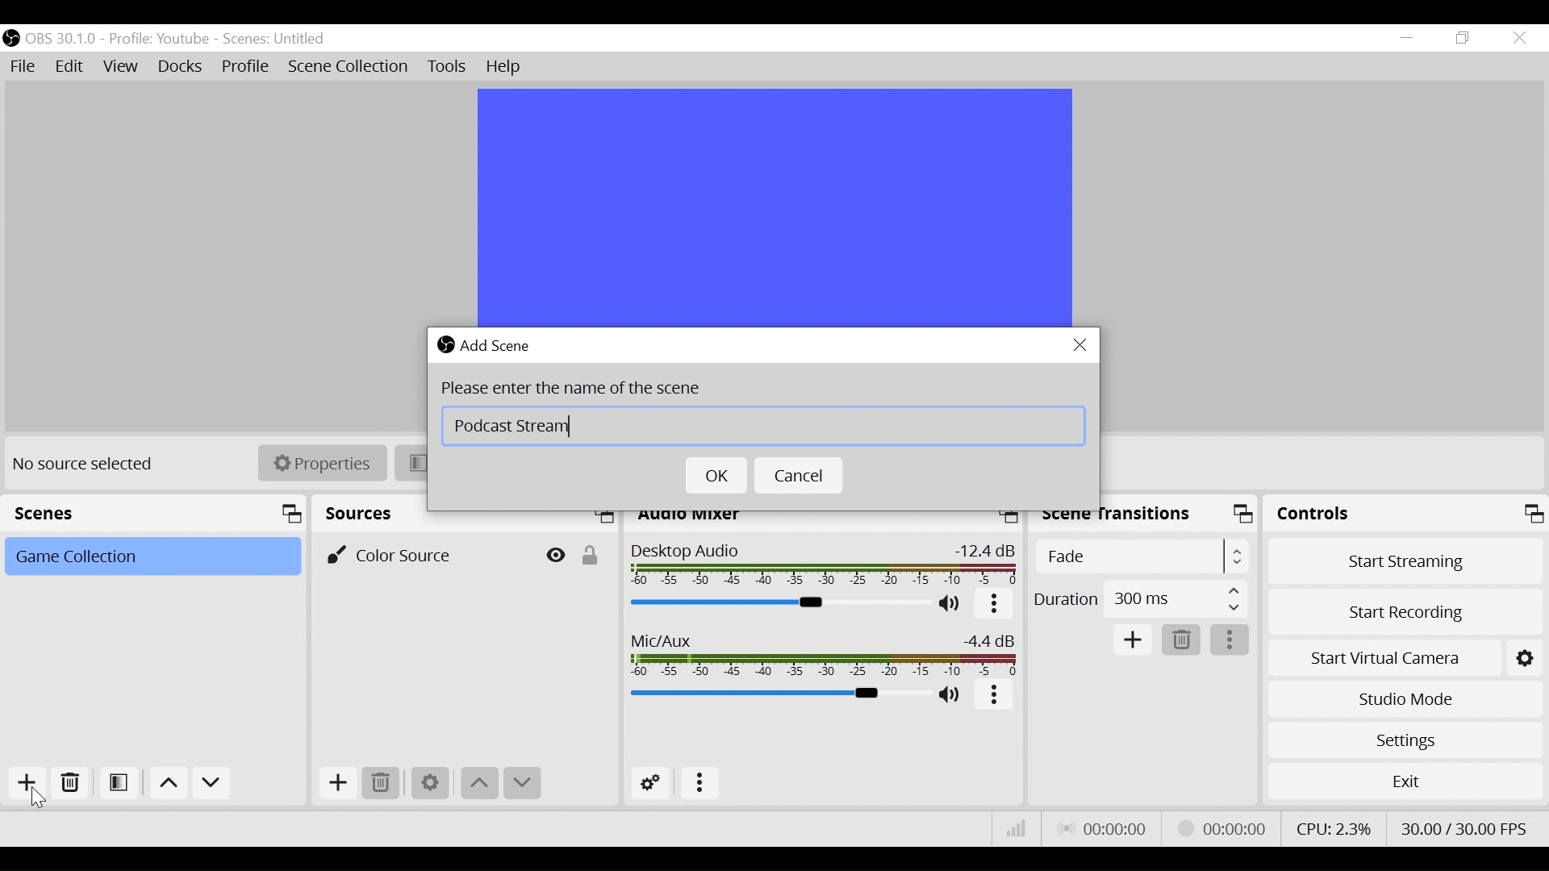 The image size is (1549, 871). Describe the element at coordinates (701, 783) in the screenshot. I see `more options` at that location.